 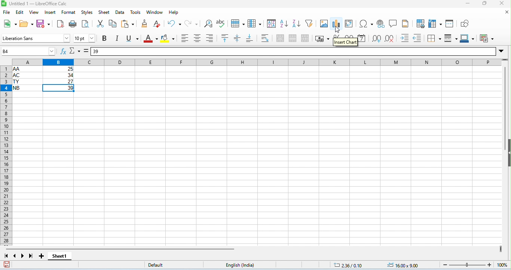 What do you see at coordinates (285, 24) in the screenshot?
I see `sort ascending` at bounding box center [285, 24].